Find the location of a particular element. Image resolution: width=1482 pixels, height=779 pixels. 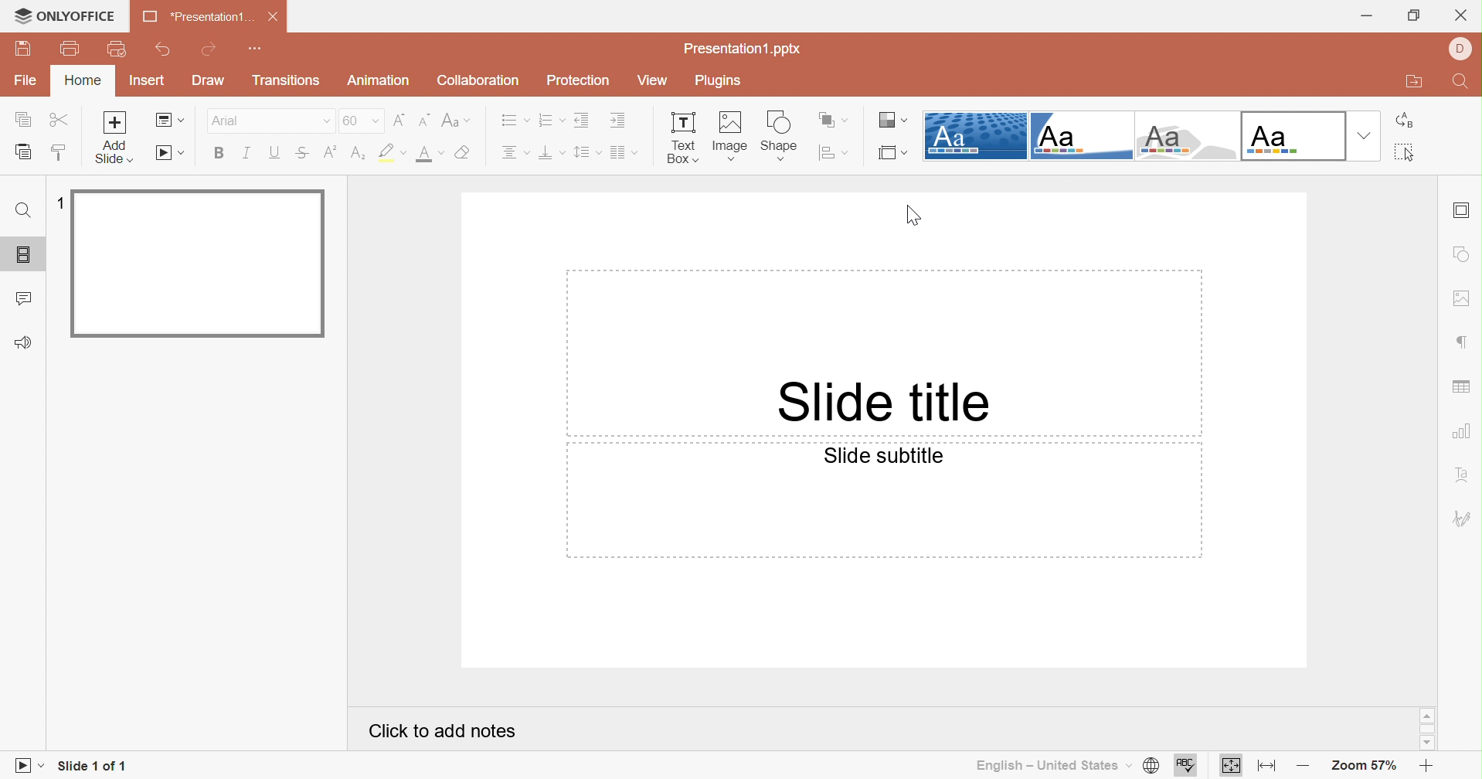

Horizontal align is located at coordinates (514, 152).